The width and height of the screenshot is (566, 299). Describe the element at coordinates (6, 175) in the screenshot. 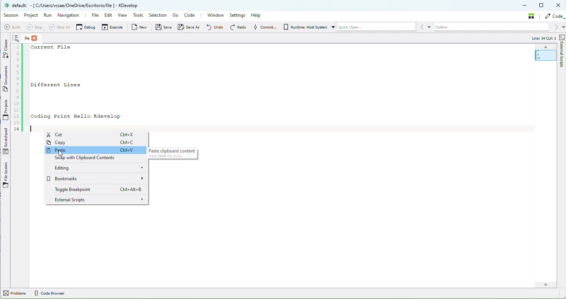

I see `File System` at that location.